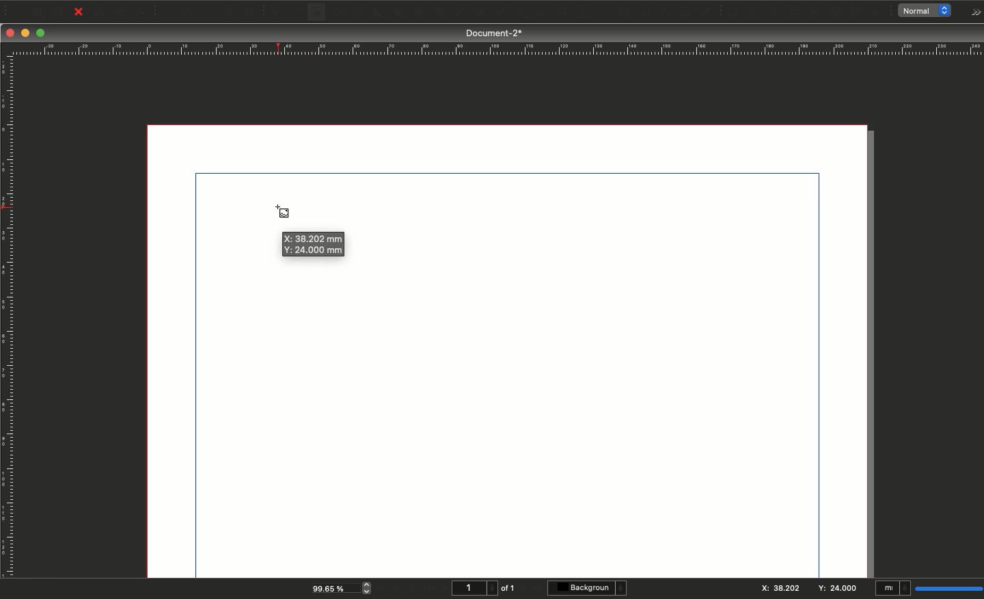  Describe the element at coordinates (61, 11) in the screenshot. I see `Save` at that location.